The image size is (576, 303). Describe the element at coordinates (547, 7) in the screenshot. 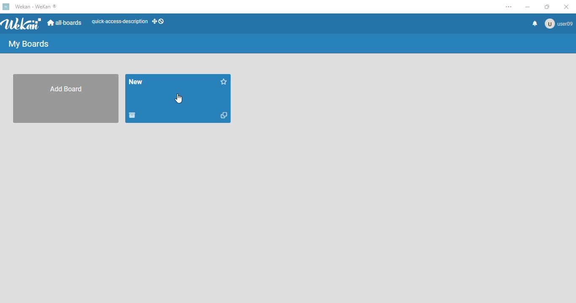

I see `maximize` at that location.